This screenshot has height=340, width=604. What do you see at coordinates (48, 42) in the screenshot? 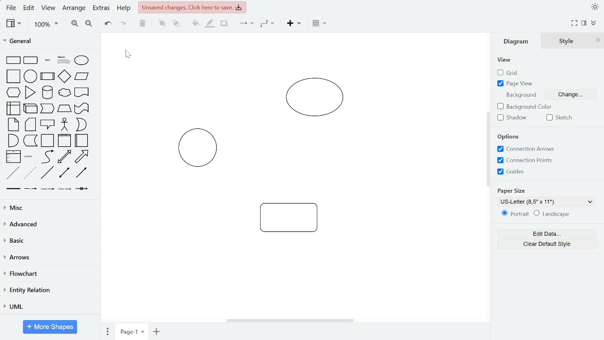
I see `general` at bounding box center [48, 42].